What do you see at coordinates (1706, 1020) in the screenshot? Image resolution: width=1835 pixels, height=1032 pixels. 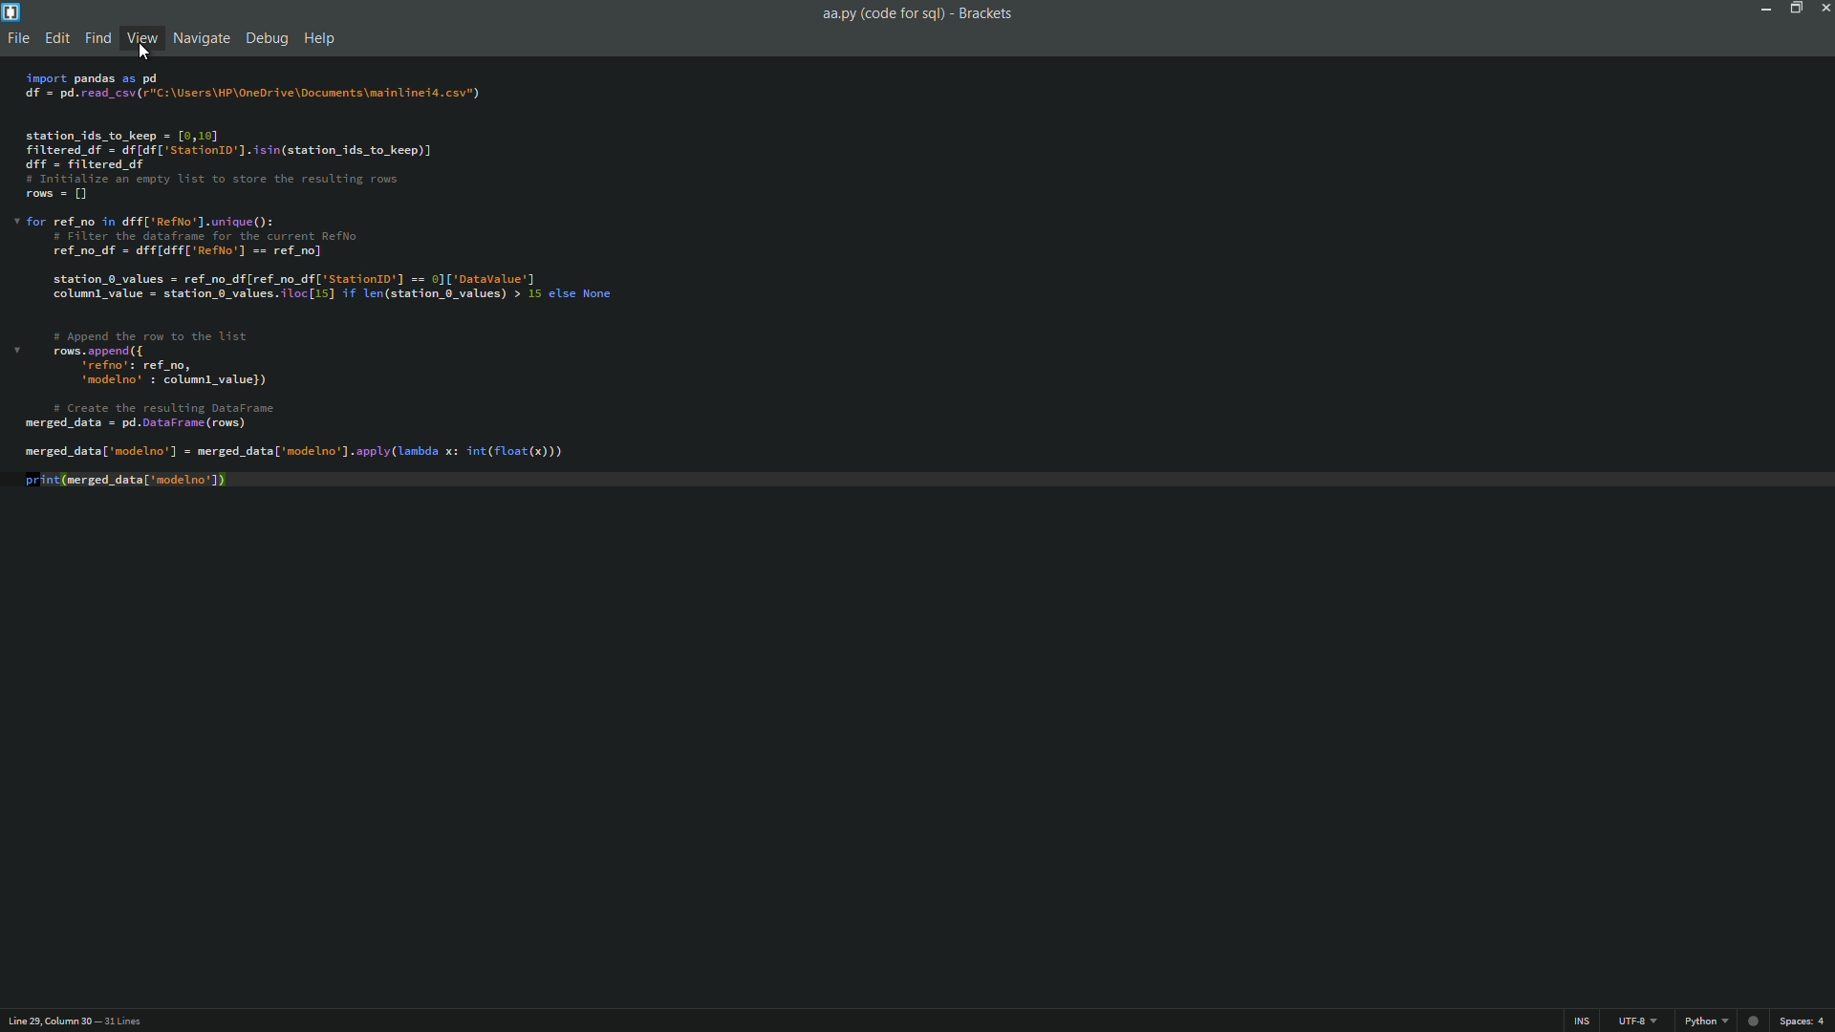 I see `file format button` at bounding box center [1706, 1020].